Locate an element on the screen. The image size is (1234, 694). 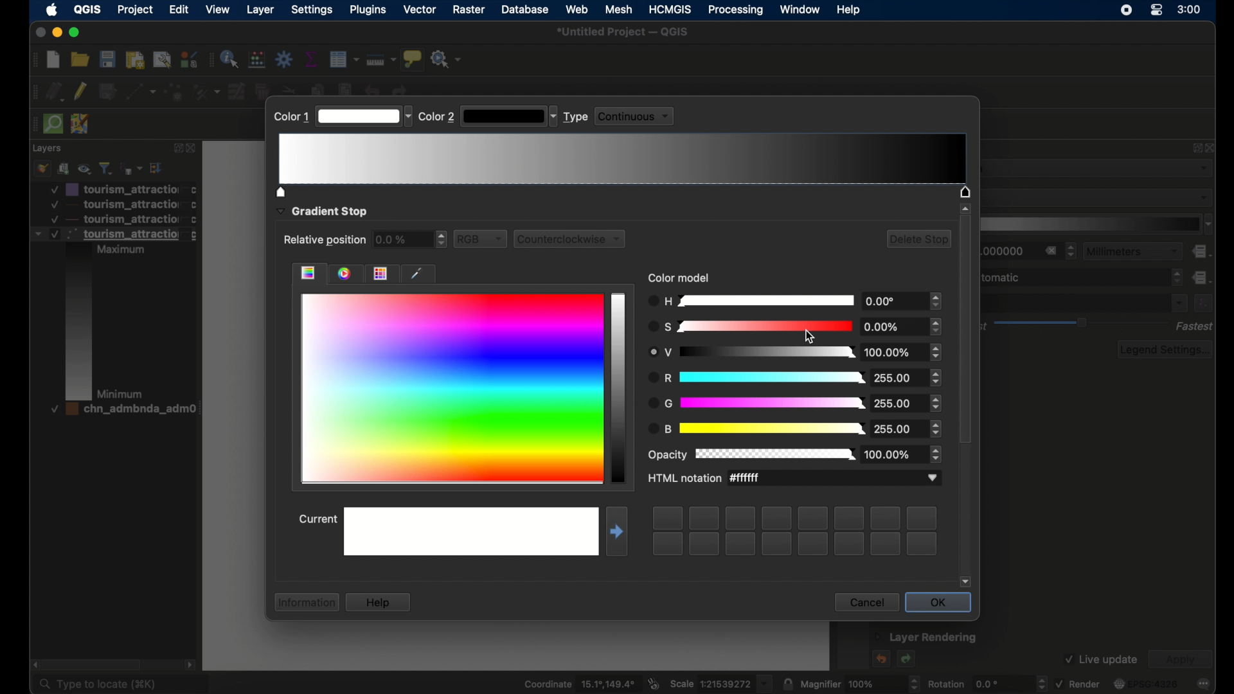
dropper is located at coordinates (420, 272).